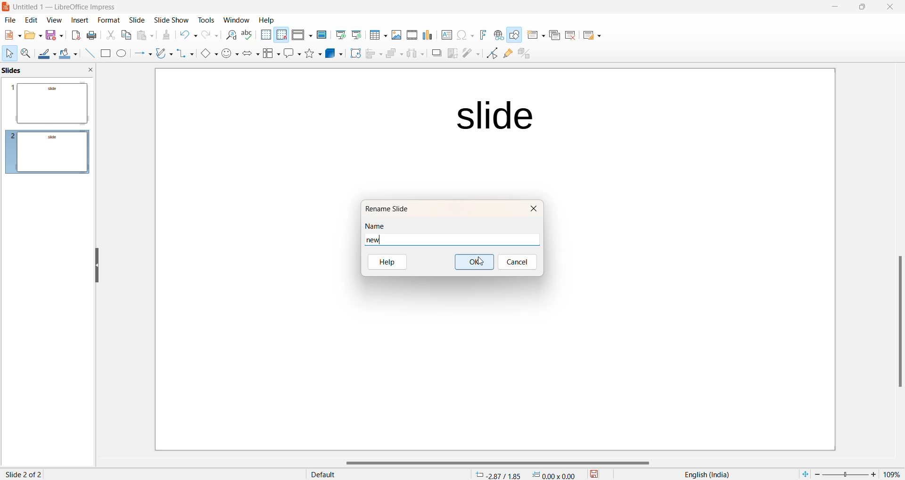 This screenshot has width=905, height=480. Describe the element at coordinates (25, 53) in the screenshot. I see `Zoom and pan` at that location.